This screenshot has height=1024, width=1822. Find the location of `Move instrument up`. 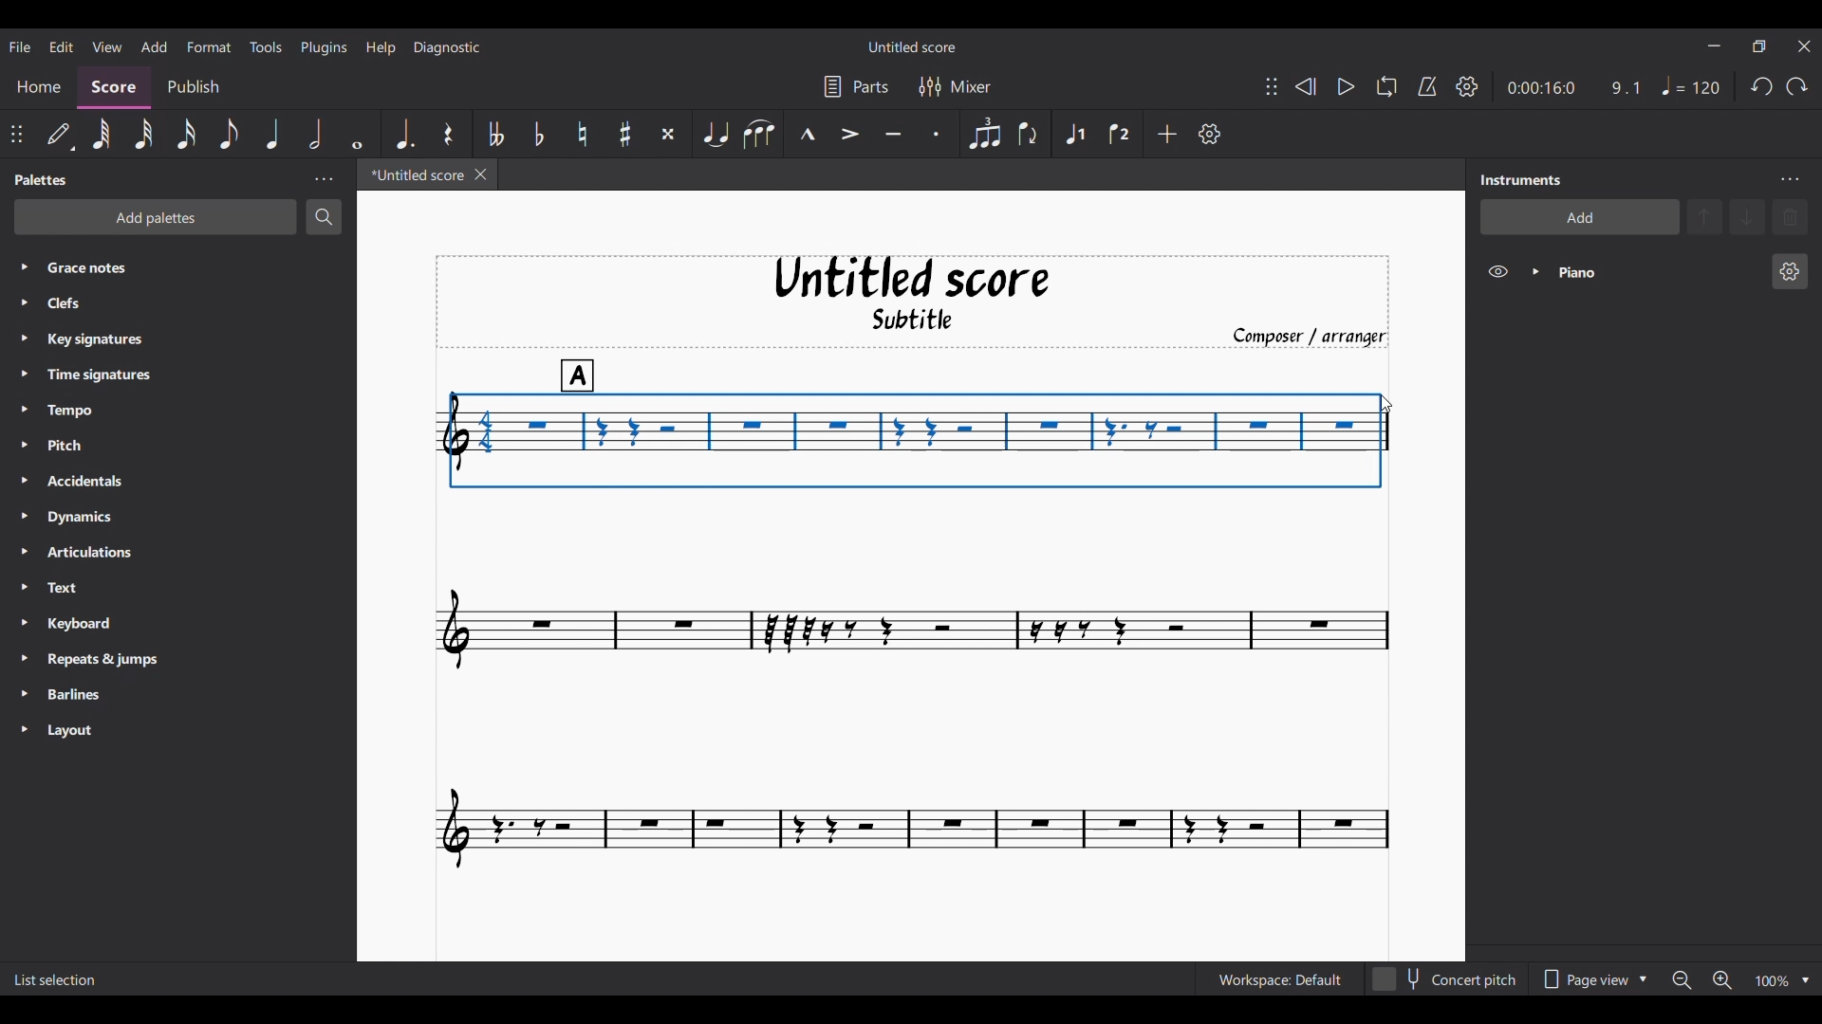

Move instrument up is located at coordinates (1705, 216).